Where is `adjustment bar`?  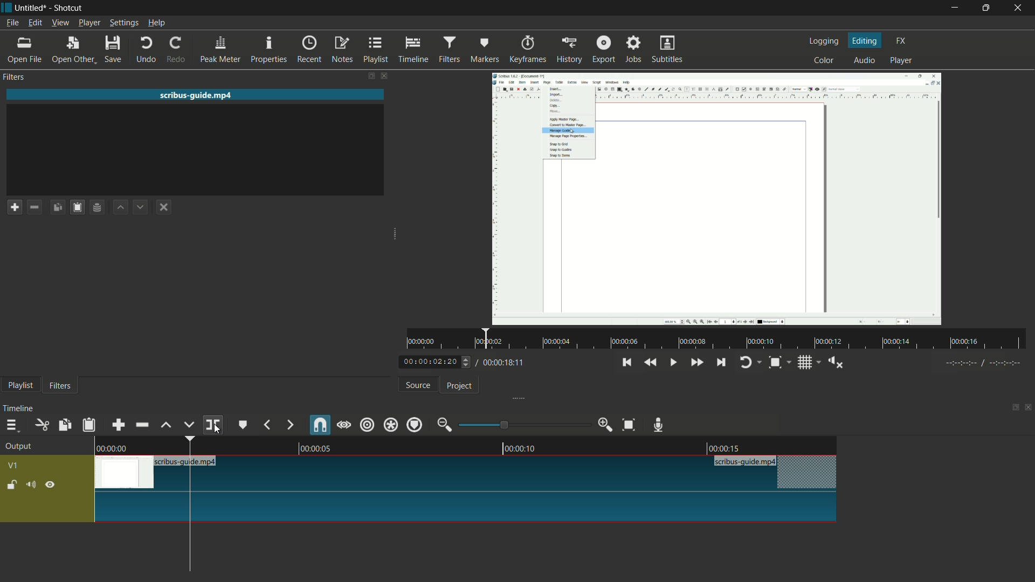
adjustment bar is located at coordinates (524, 425).